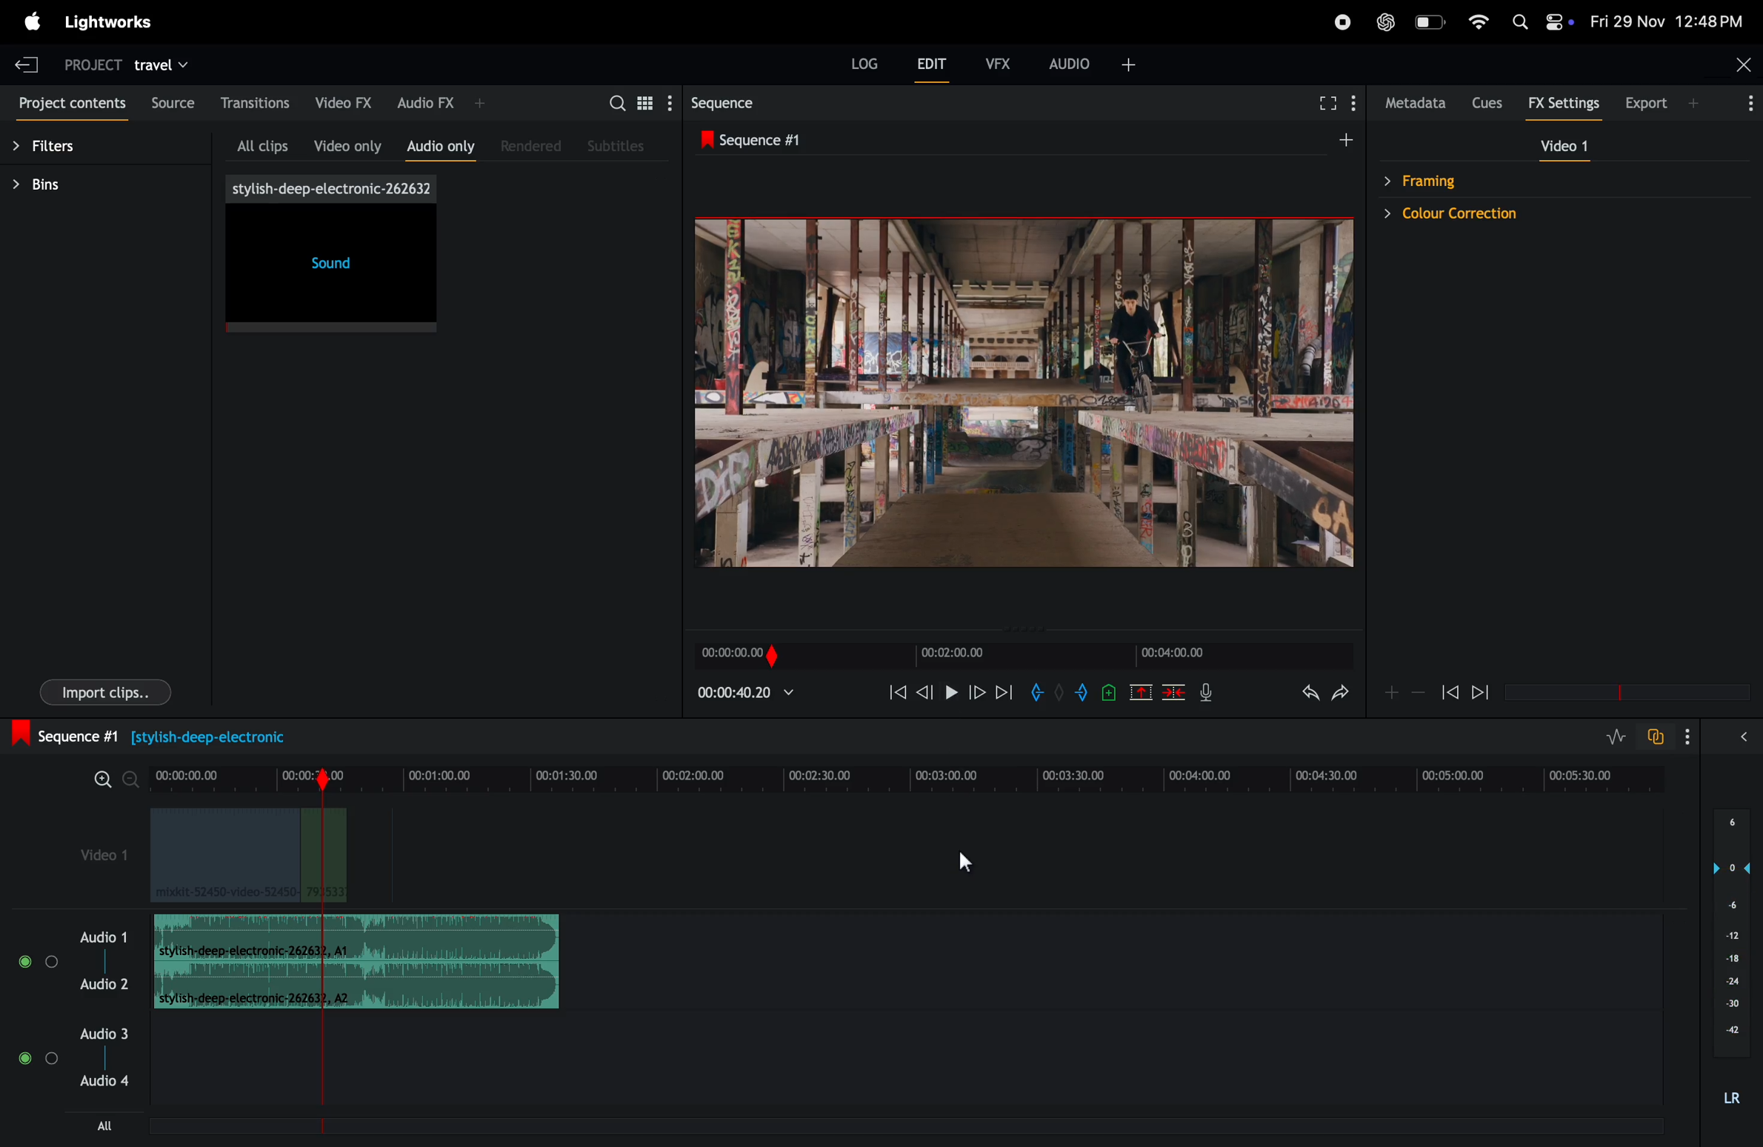  I want to click on record, so click(1342, 21).